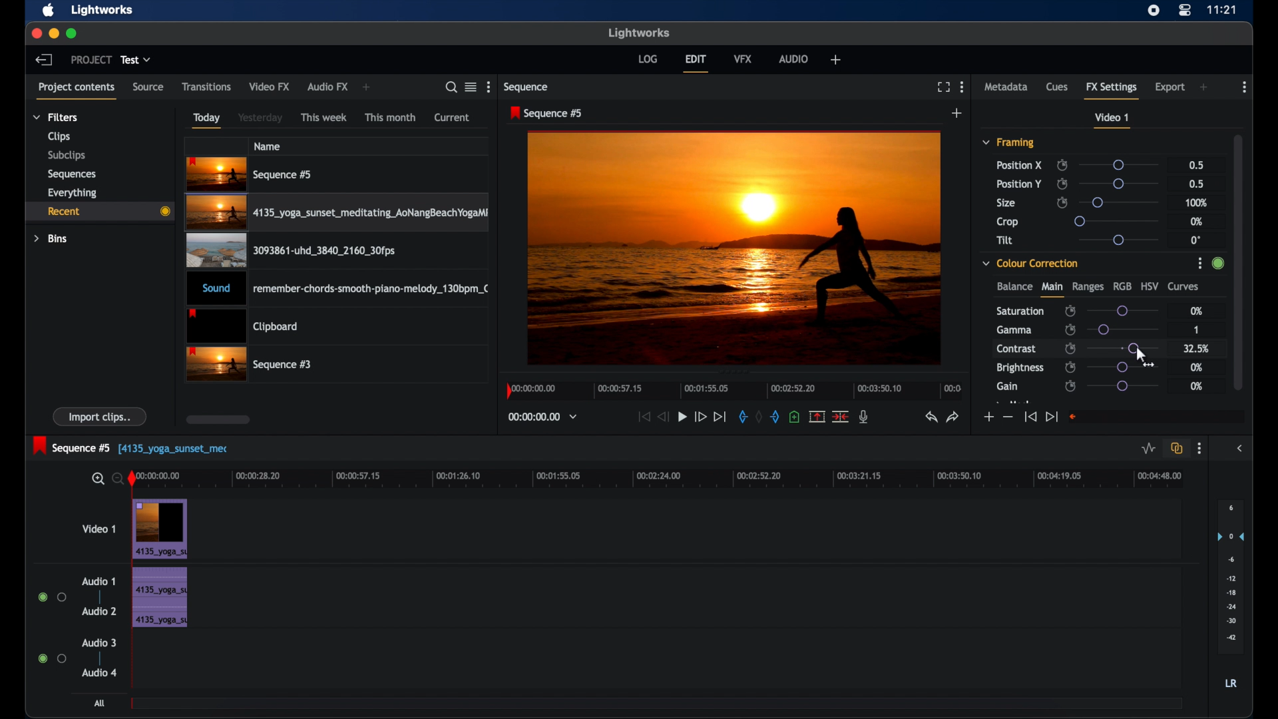  What do you see at coordinates (1154, 11) in the screenshot?
I see `screen recorder icon` at bounding box center [1154, 11].